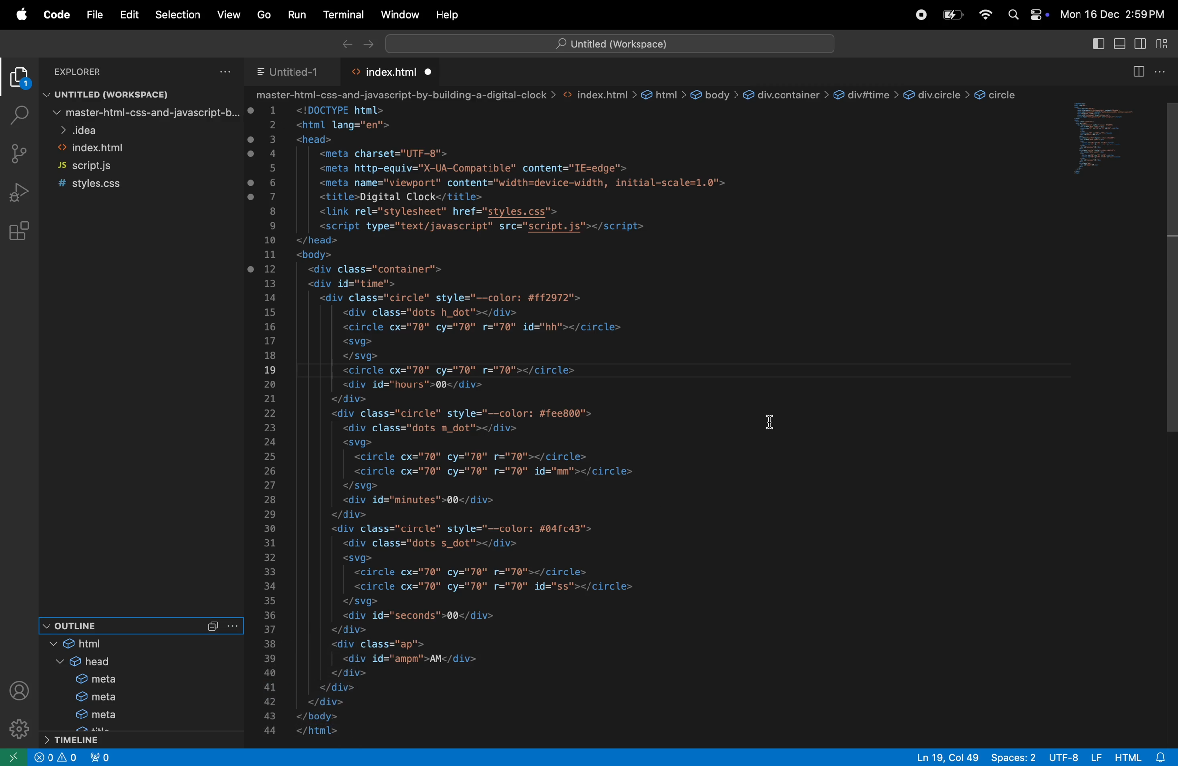 The image size is (1178, 766). What do you see at coordinates (143, 740) in the screenshot?
I see `timeline` at bounding box center [143, 740].